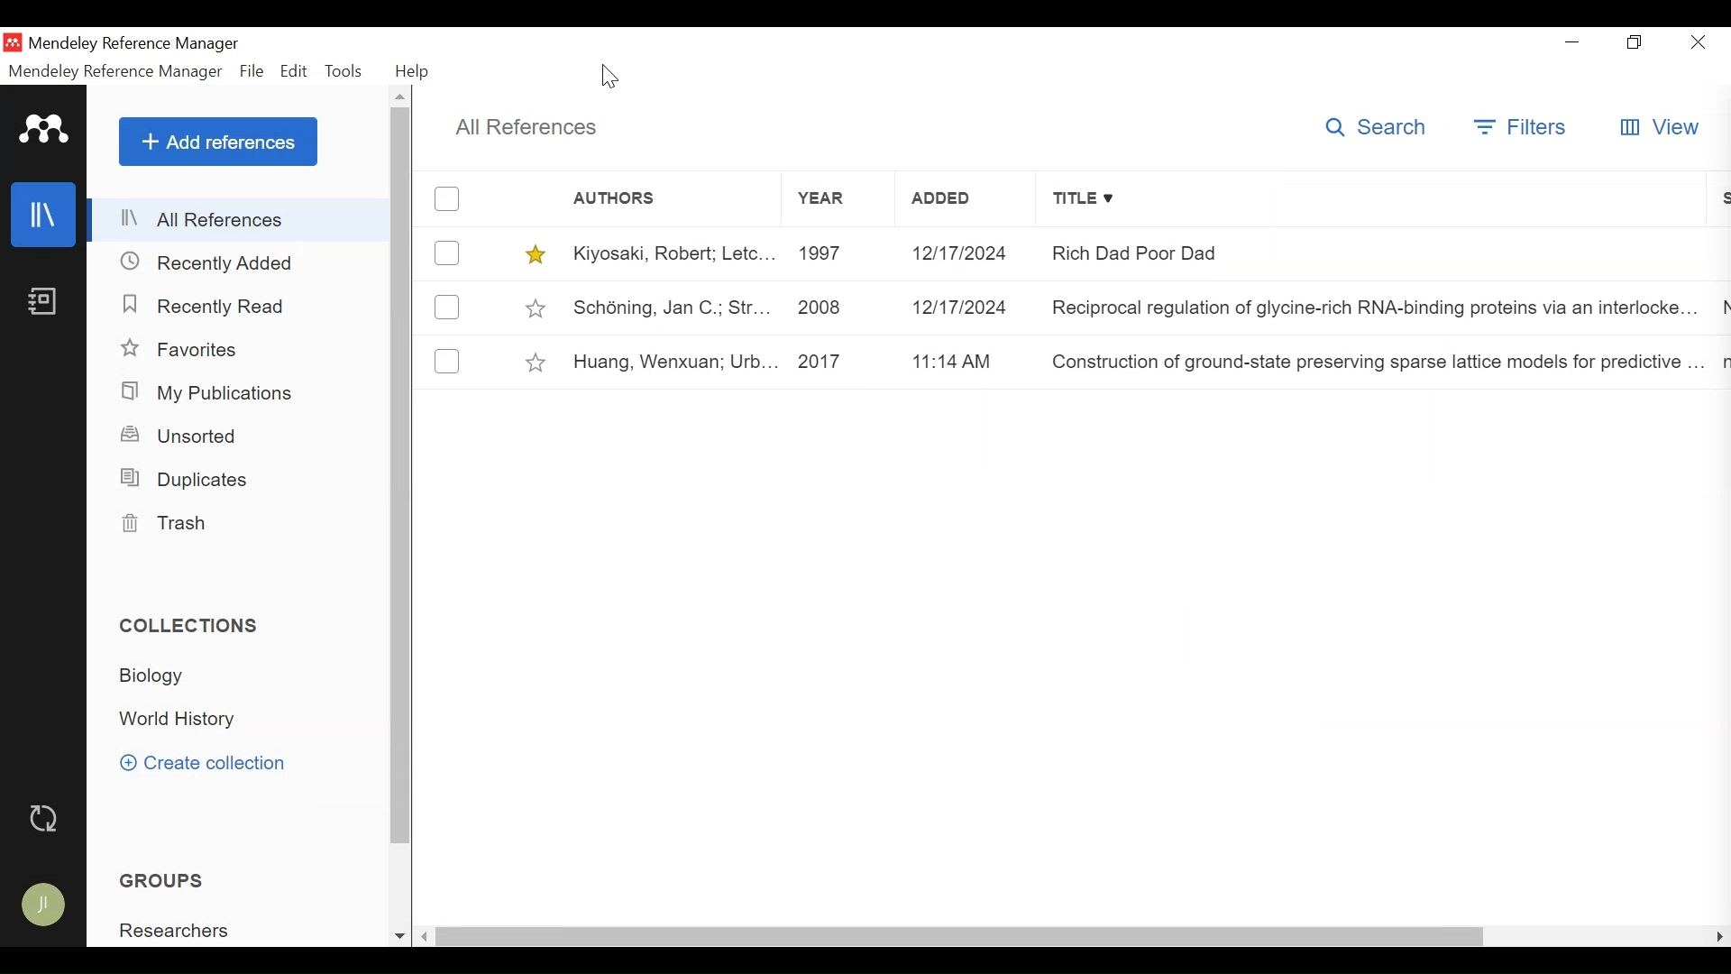 The height and width of the screenshot is (974, 1731). I want to click on Title, so click(1376, 199).